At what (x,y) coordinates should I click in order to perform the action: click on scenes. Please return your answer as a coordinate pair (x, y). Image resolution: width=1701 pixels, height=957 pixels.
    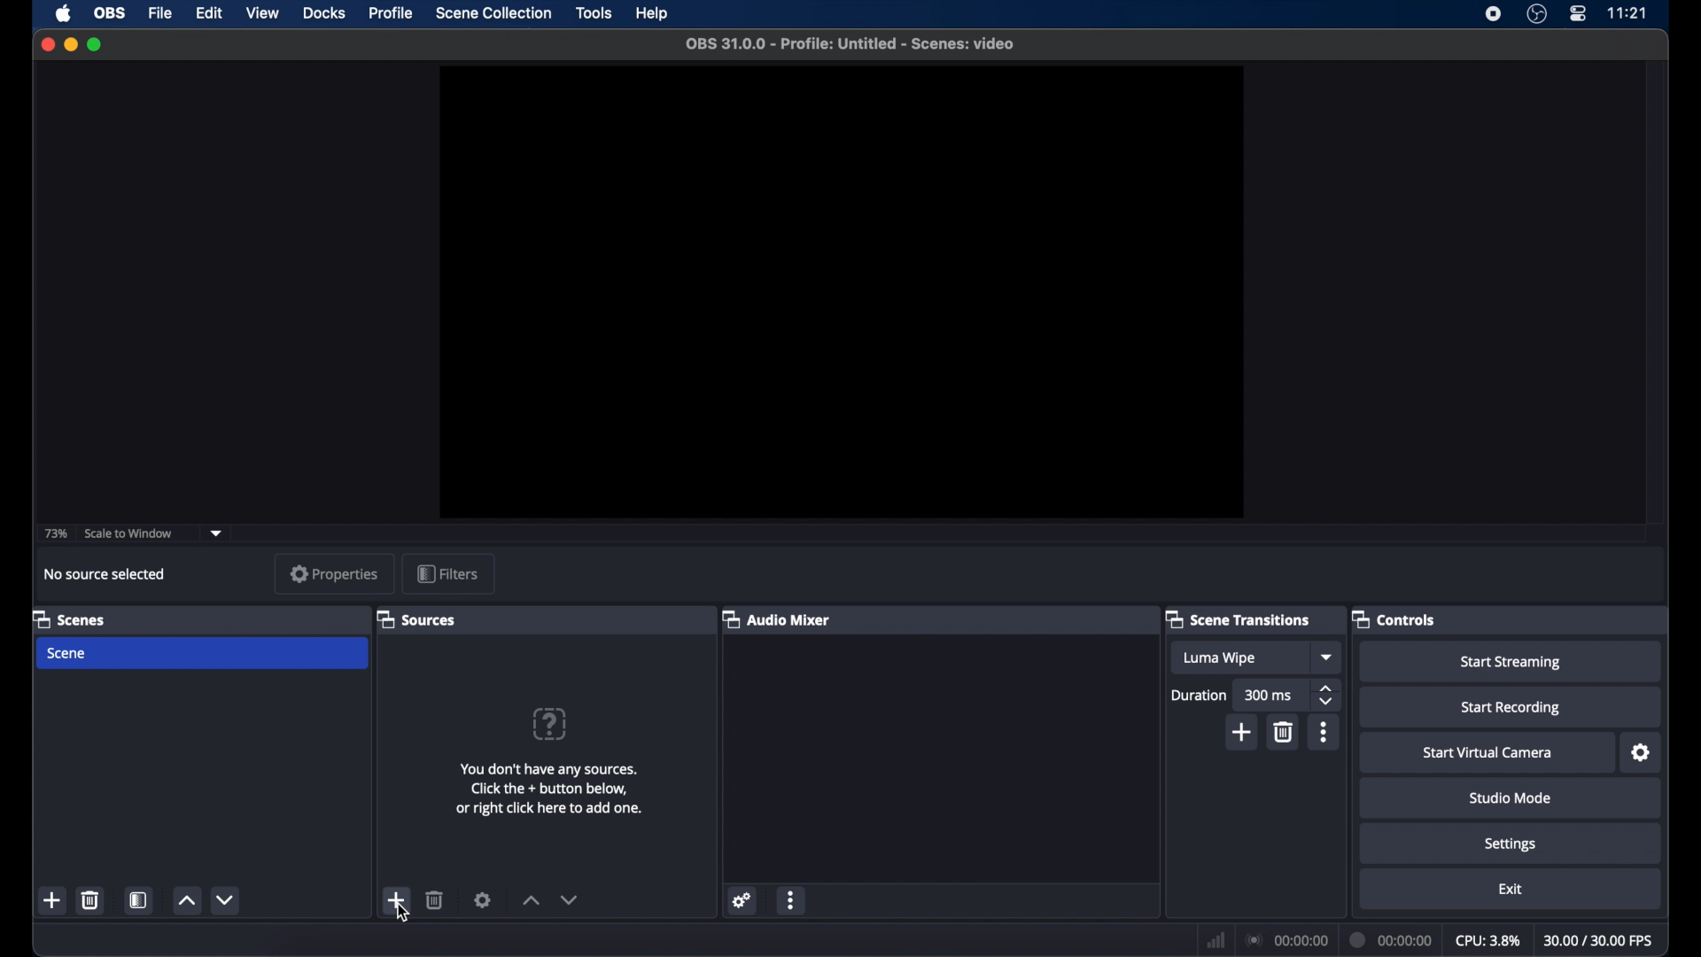
    Looking at the image, I should click on (70, 619).